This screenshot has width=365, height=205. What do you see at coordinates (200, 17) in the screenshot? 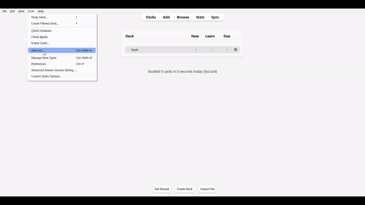
I see `Stats` at bounding box center [200, 17].